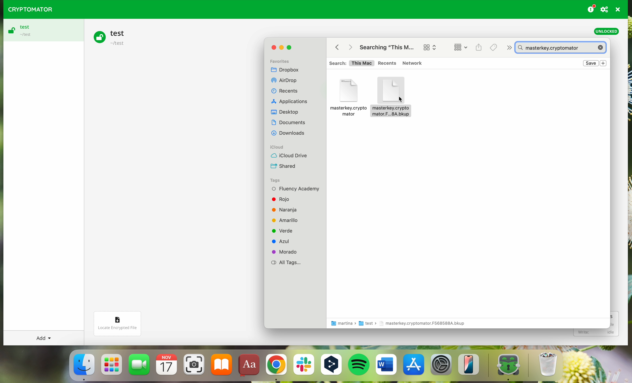 This screenshot has width=632, height=383. Describe the element at coordinates (360, 366) in the screenshot. I see `Spotify` at that location.